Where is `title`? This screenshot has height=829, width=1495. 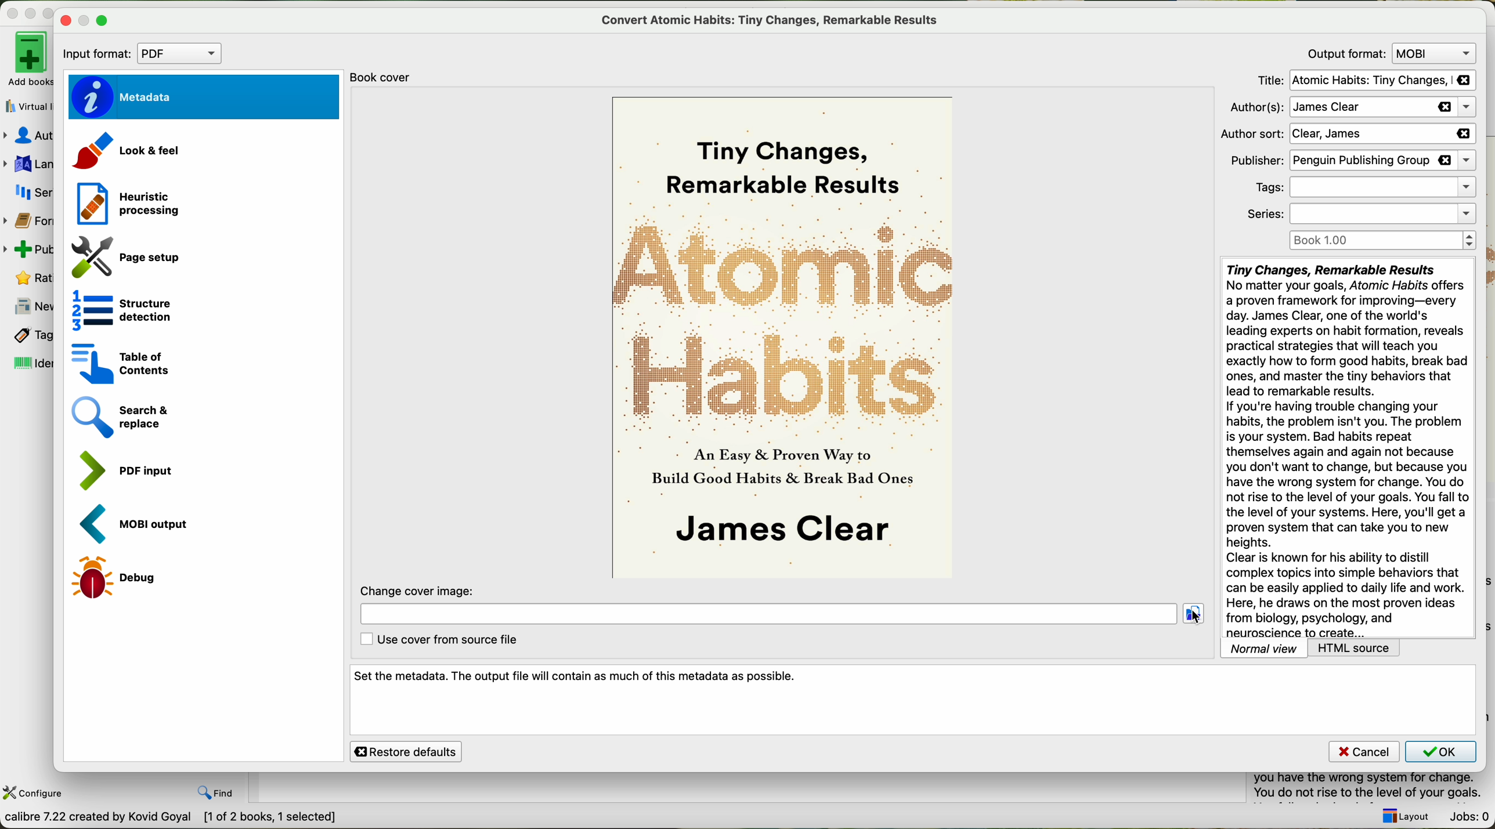
title is located at coordinates (1366, 81).